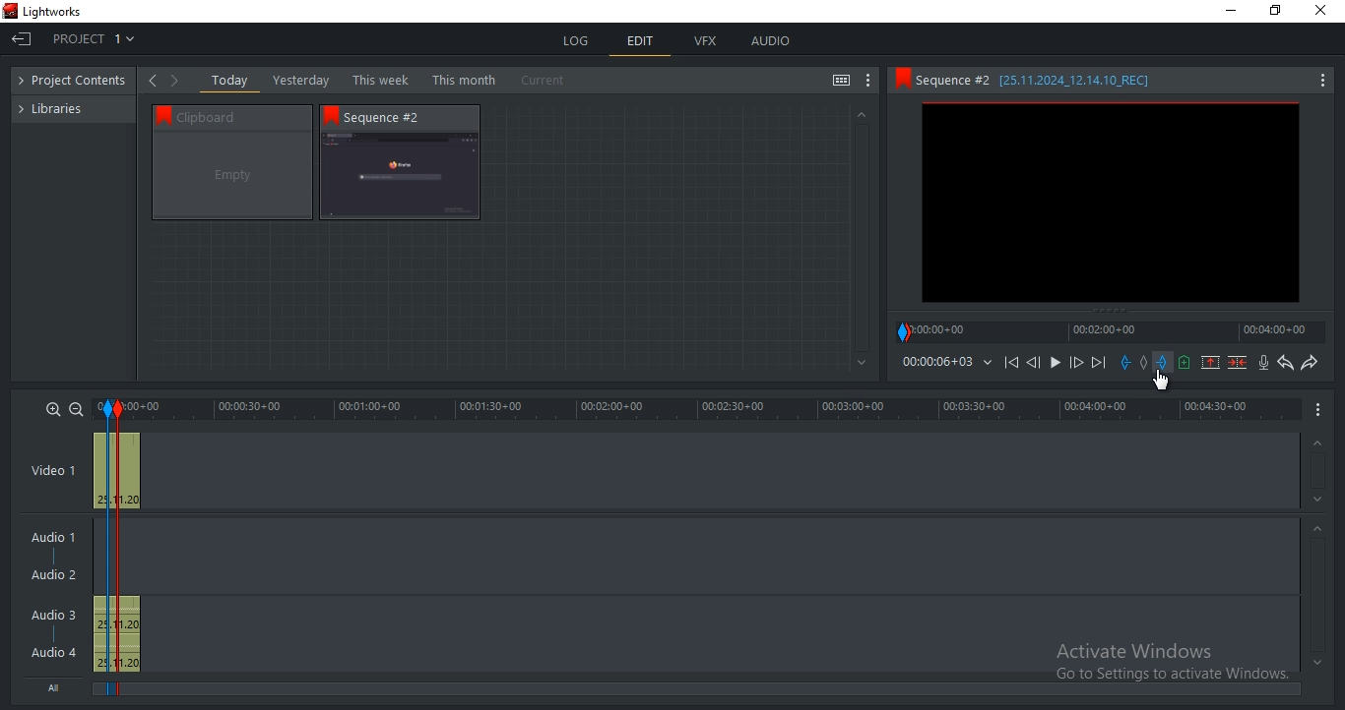 This screenshot has width=1345, height=710. What do you see at coordinates (578, 40) in the screenshot?
I see `log` at bounding box center [578, 40].